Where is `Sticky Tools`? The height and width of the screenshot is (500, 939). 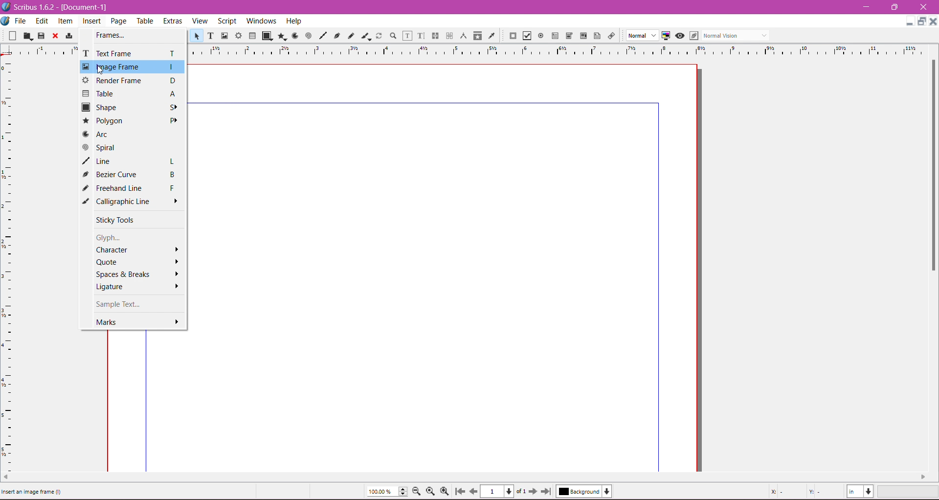
Sticky Tools is located at coordinates (120, 220).